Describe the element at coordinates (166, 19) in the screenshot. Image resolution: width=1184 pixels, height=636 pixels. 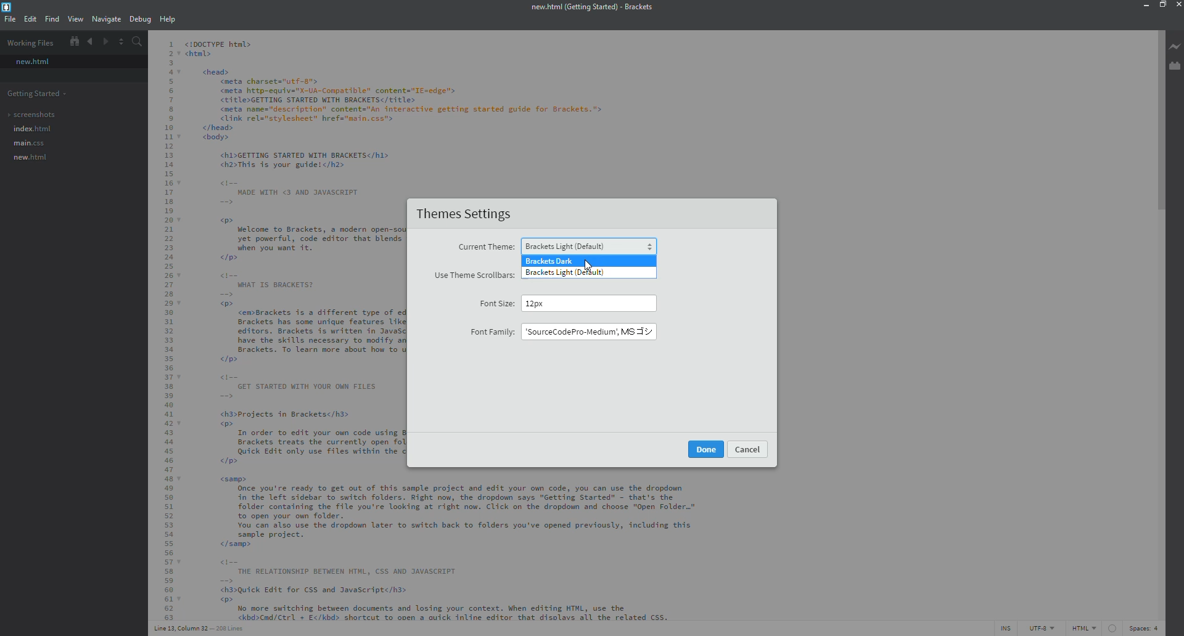
I see `help` at that location.